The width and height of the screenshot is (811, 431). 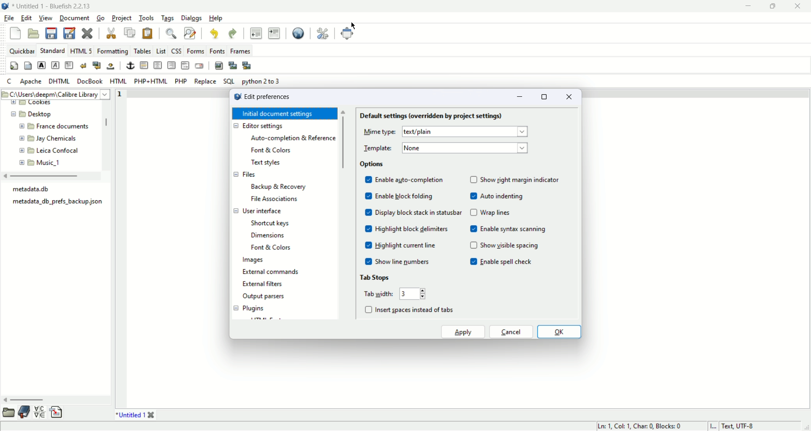 What do you see at coordinates (52, 51) in the screenshot?
I see `standard` at bounding box center [52, 51].